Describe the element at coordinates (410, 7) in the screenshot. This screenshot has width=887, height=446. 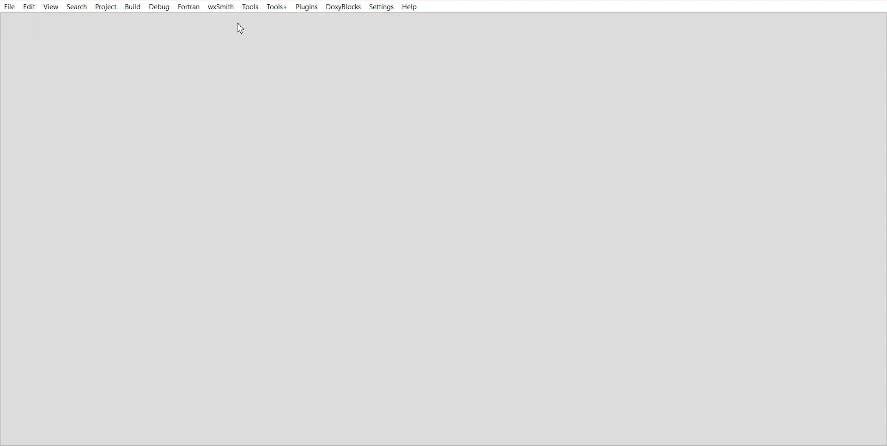
I see `Help` at that location.